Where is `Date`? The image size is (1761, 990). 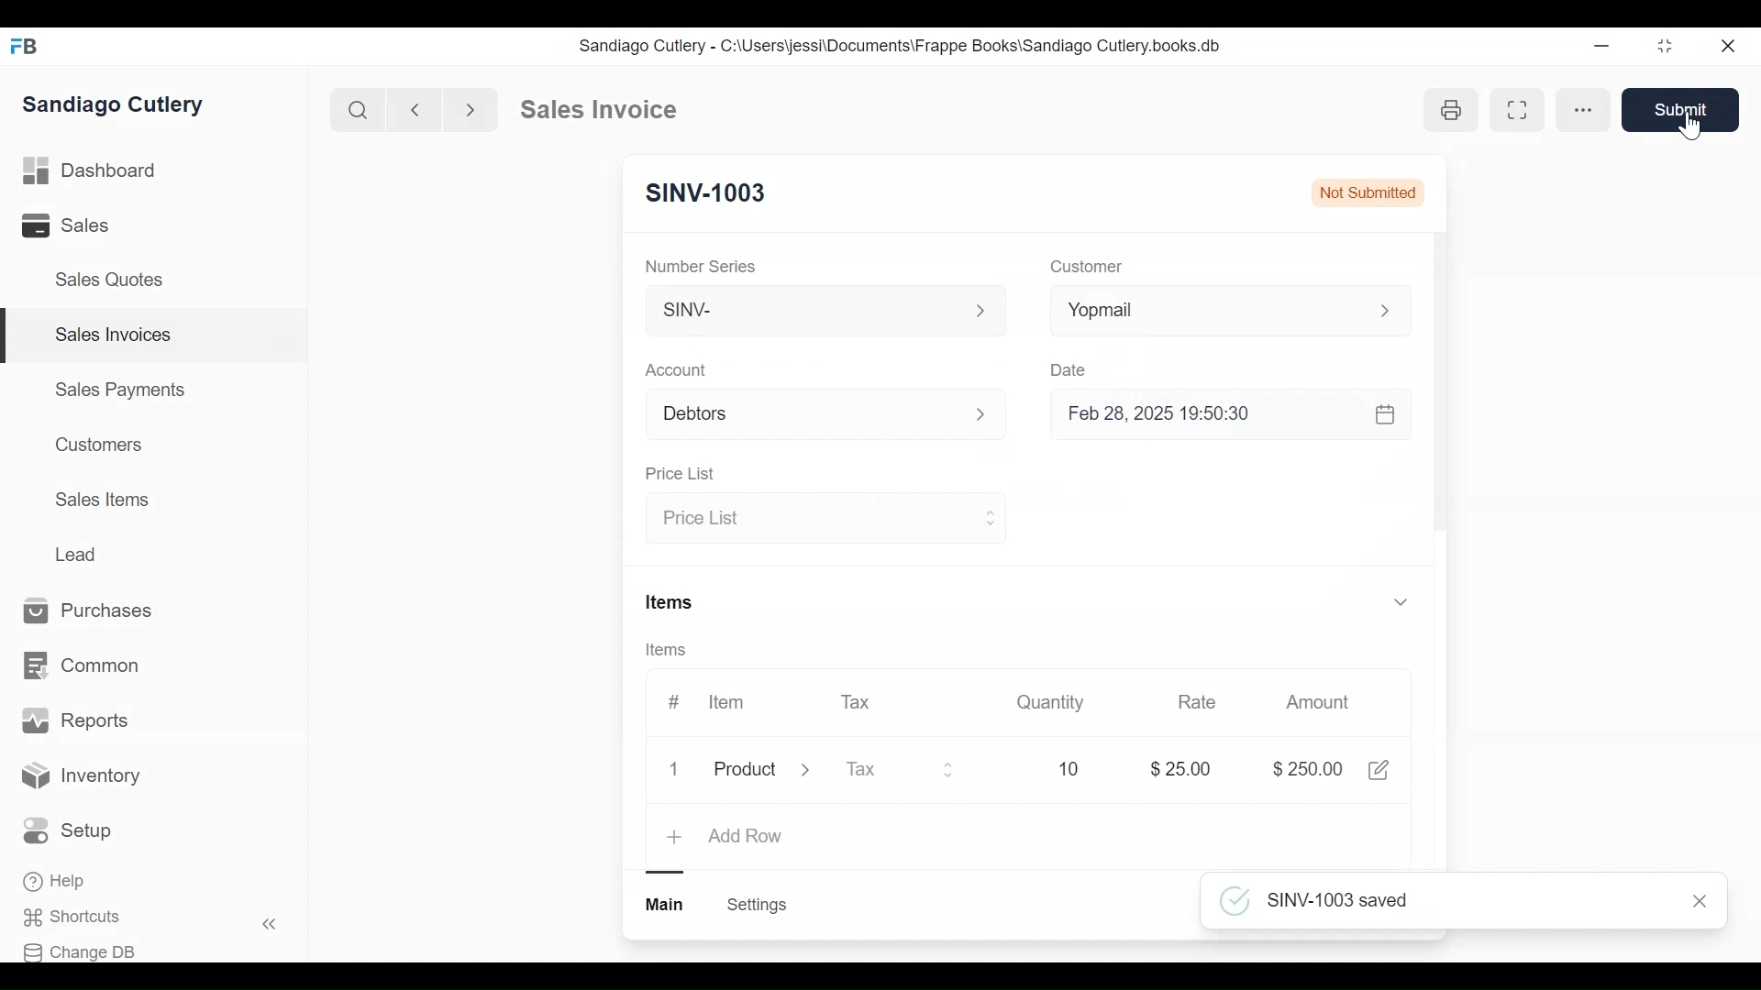
Date is located at coordinates (1071, 369).